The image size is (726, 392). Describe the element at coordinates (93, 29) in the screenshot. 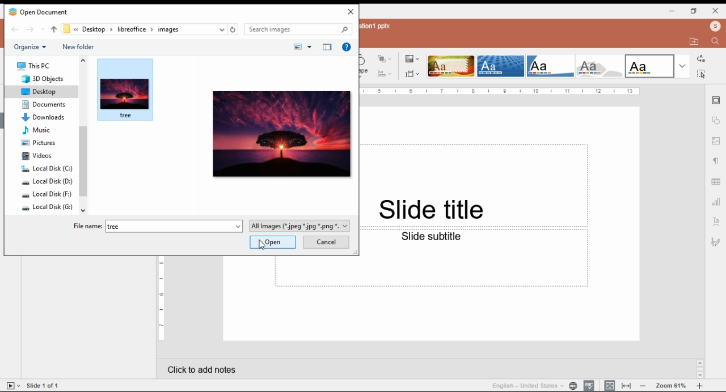

I see `desktop` at that location.